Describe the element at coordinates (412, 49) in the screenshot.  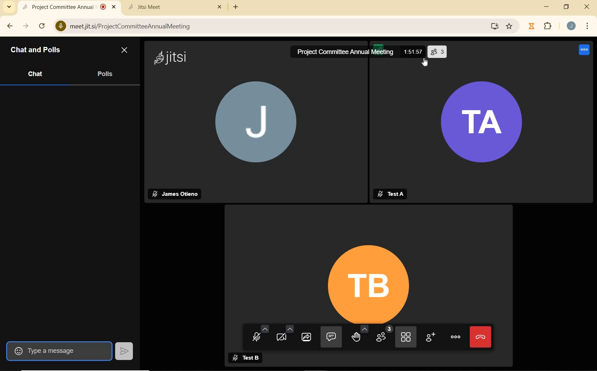
I see `timer` at that location.